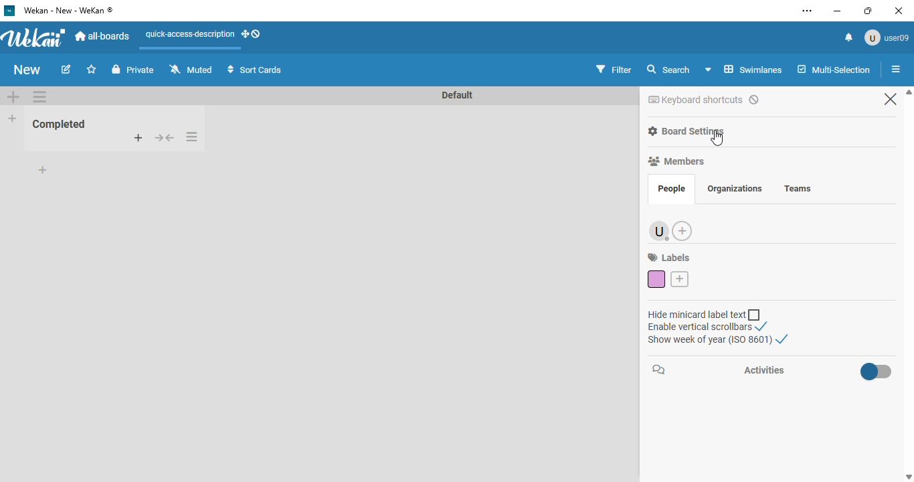 This screenshot has height=482, width=914. Describe the element at coordinates (13, 118) in the screenshot. I see `add list` at that location.